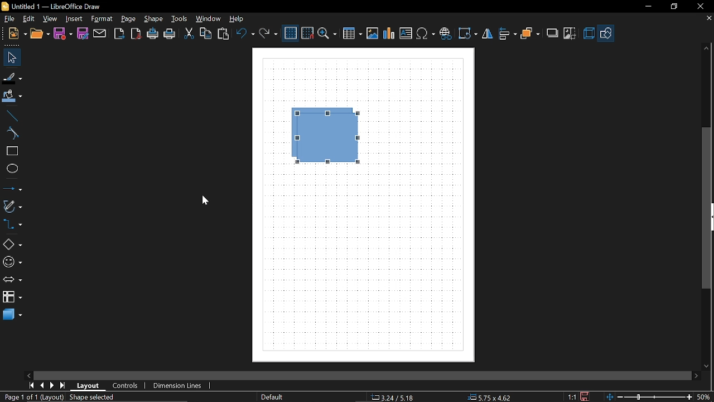 This screenshot has width=714, height=402. I want to click on Layout, so click(89, 386).